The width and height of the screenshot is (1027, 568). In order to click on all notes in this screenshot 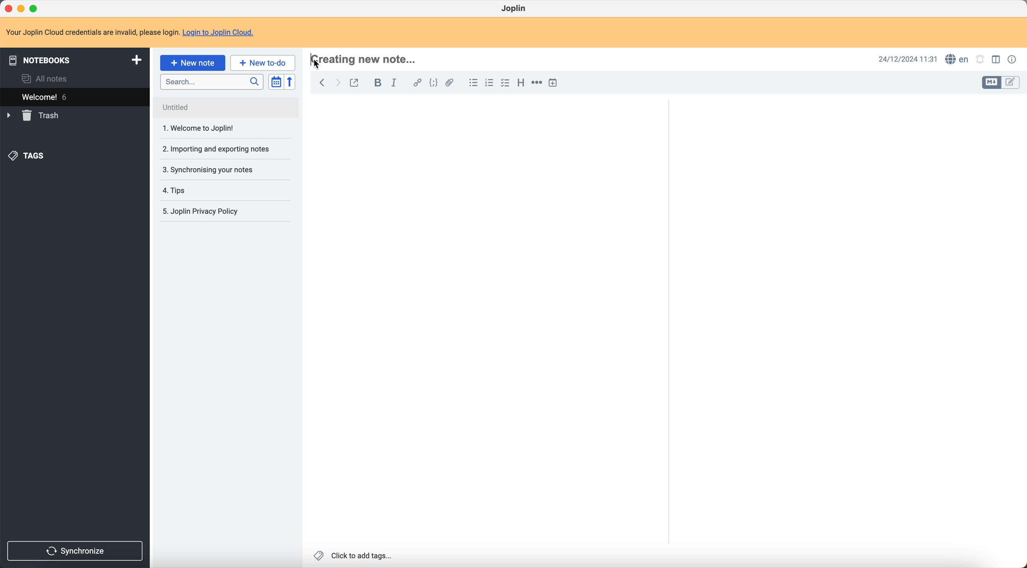, I will do `click(45, 78)`.